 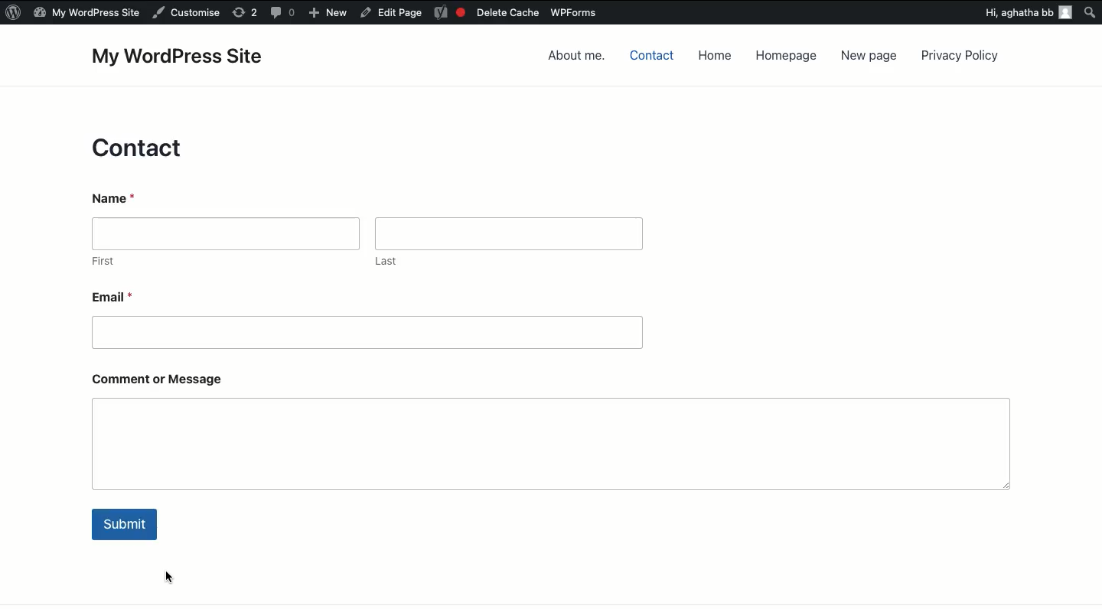 I want to click on My WordPress Site, so click(x=86, y=14).